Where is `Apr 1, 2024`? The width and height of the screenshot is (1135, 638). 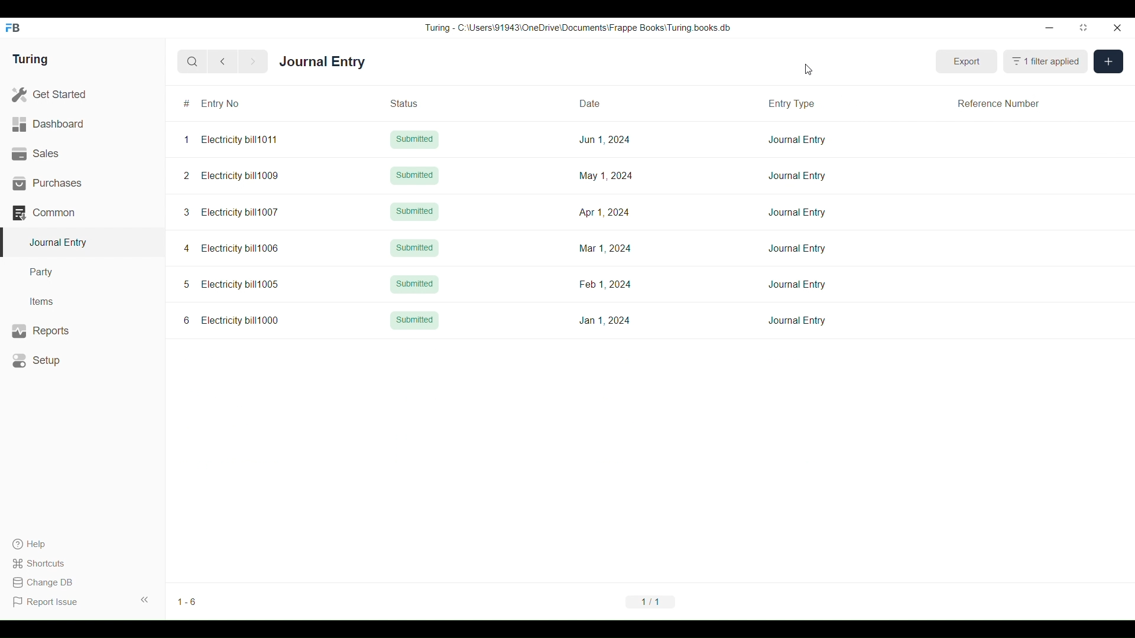
Apr 1, 2024 is located at coordinates (605, 211).